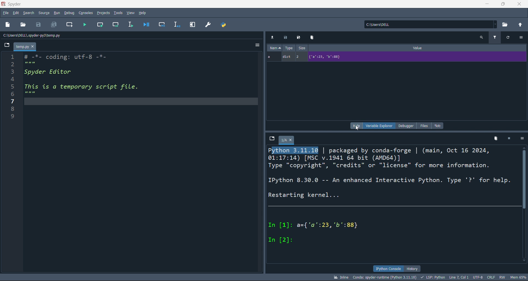  I want to click on view, so click(131, 12).